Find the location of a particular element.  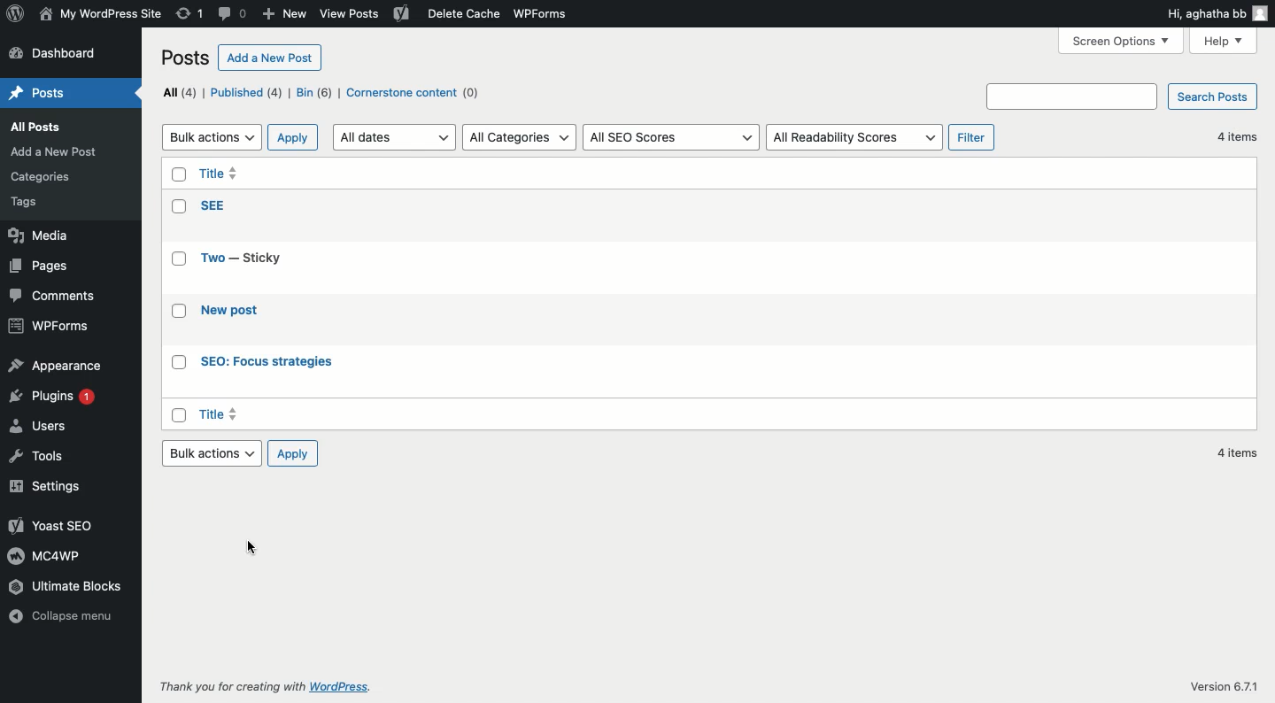

cursor is located at coordinates (254, 549).